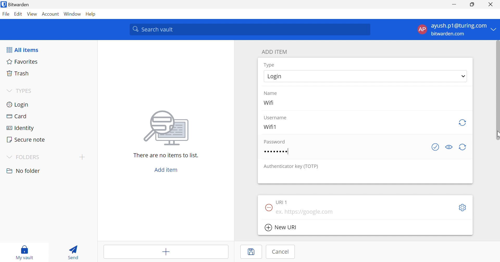 The height and width of the screenshot is (262, 500). I want to click on ADD ITEM, so click(275, 52).